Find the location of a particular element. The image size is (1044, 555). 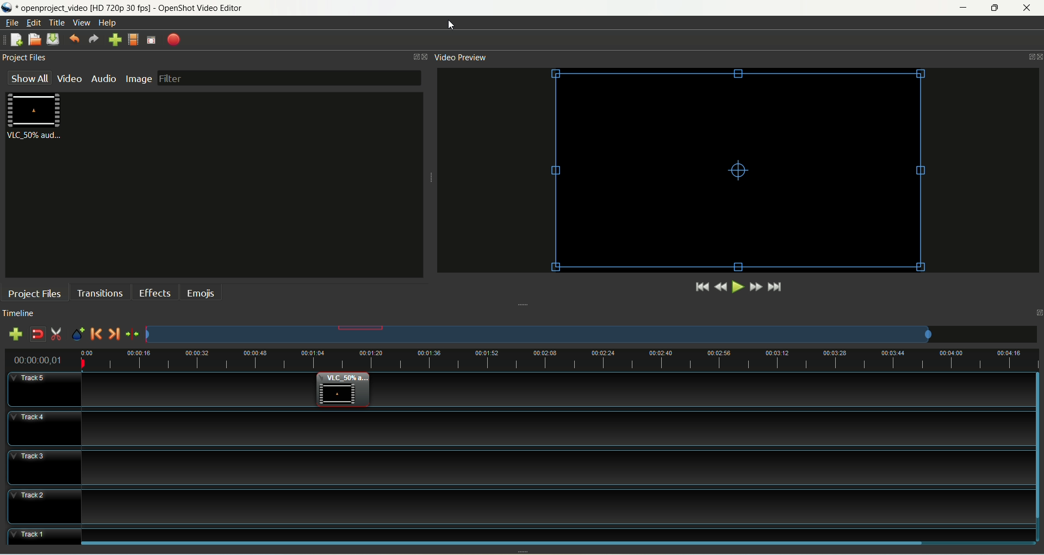

Panel control menu is located at coordinates (1031, 58).